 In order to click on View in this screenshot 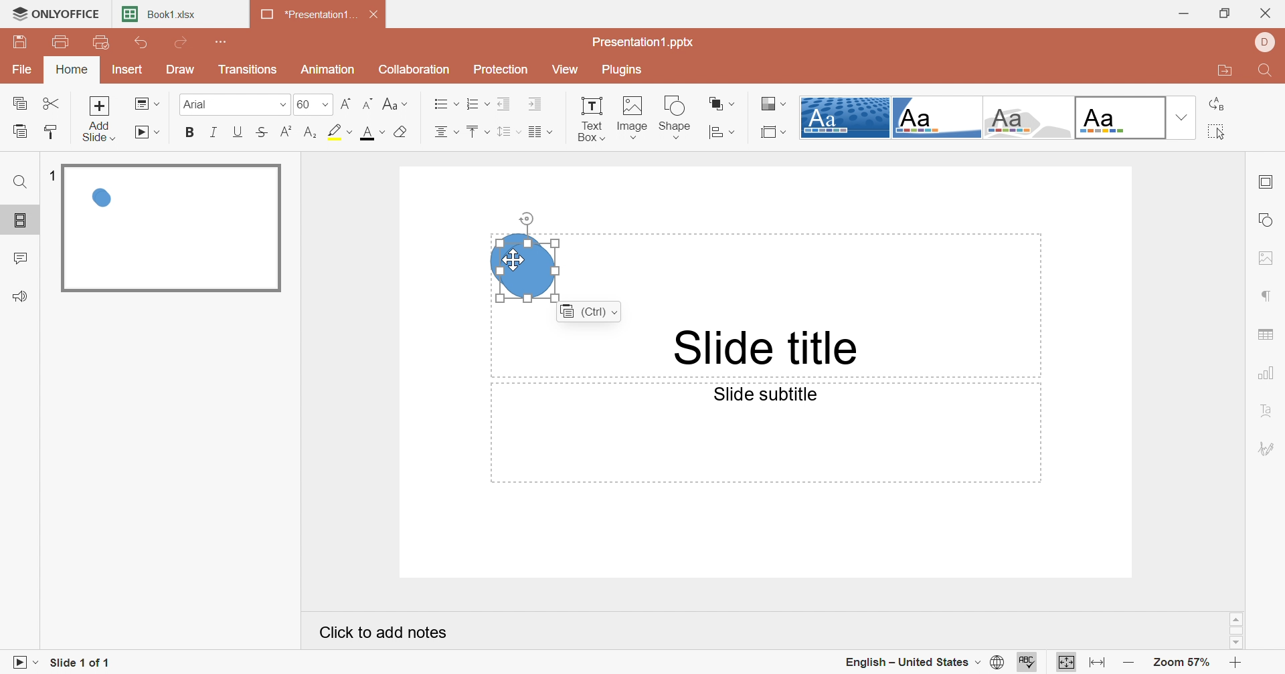, I will do `click(571, 71)`.